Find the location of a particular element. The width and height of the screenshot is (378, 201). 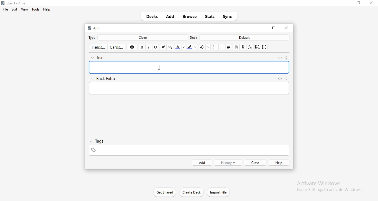

pin is located at coordinates (288, 57).